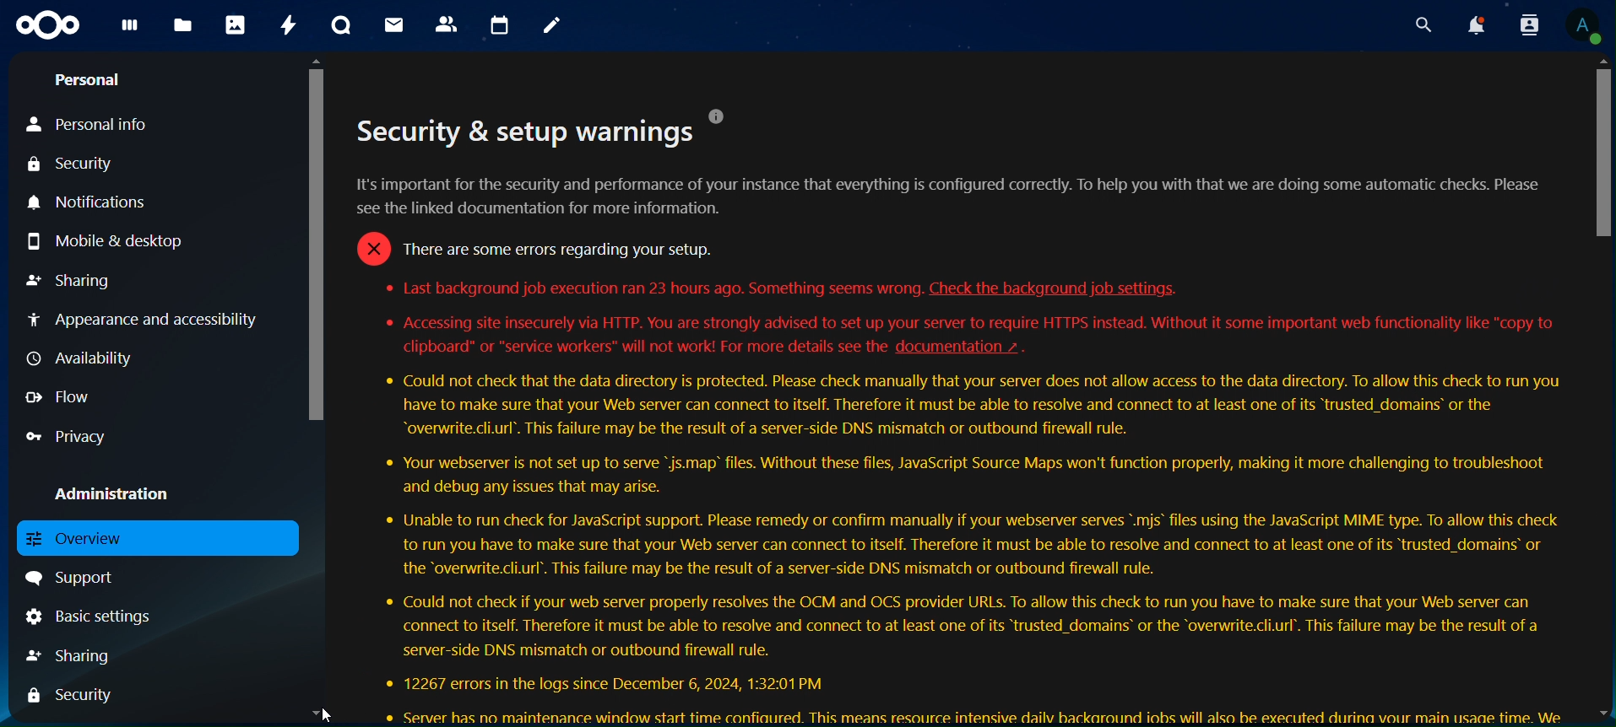 The width and height of the screenshot is (1616, 727). Describe the element at coordinates (100, 82) in the screenshot. I see `peronal` at that location.